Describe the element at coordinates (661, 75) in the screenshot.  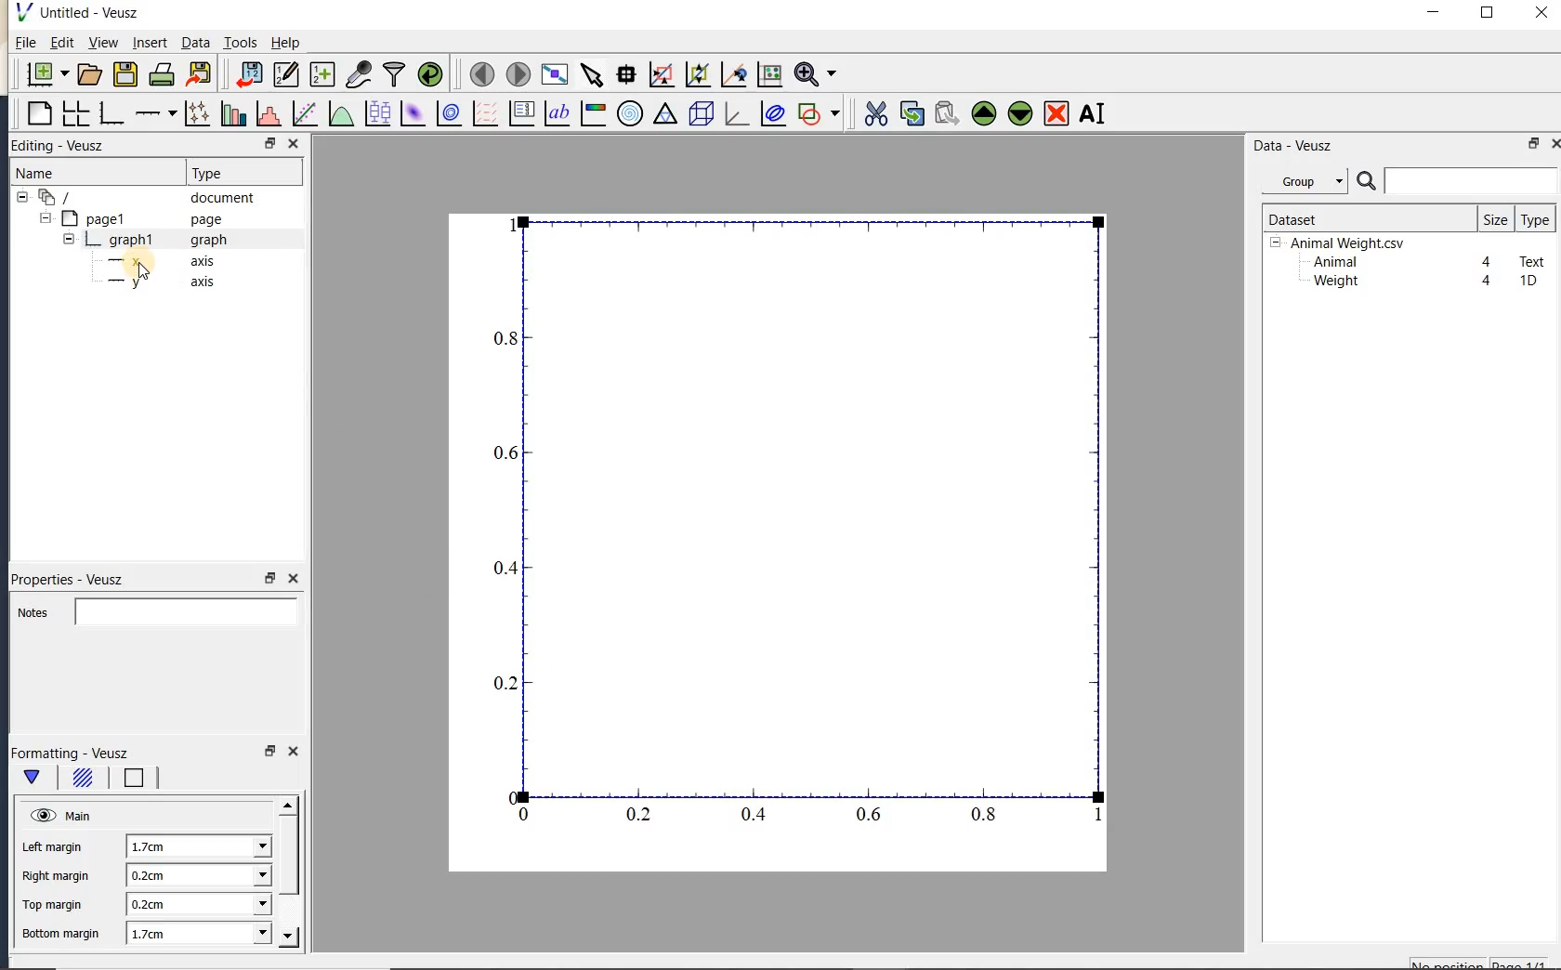
I see `click or draw a rectangle to zoom graph axes` at that location.